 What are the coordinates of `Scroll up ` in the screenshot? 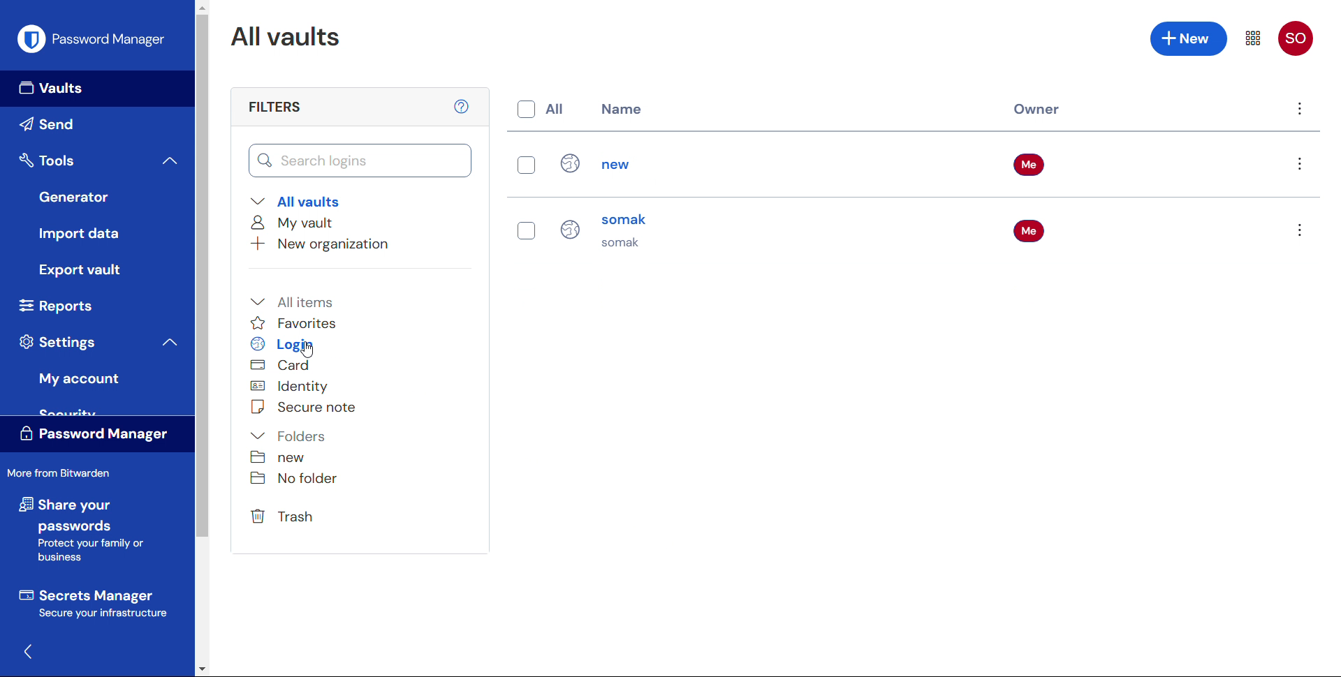 It's located at (200, 6).